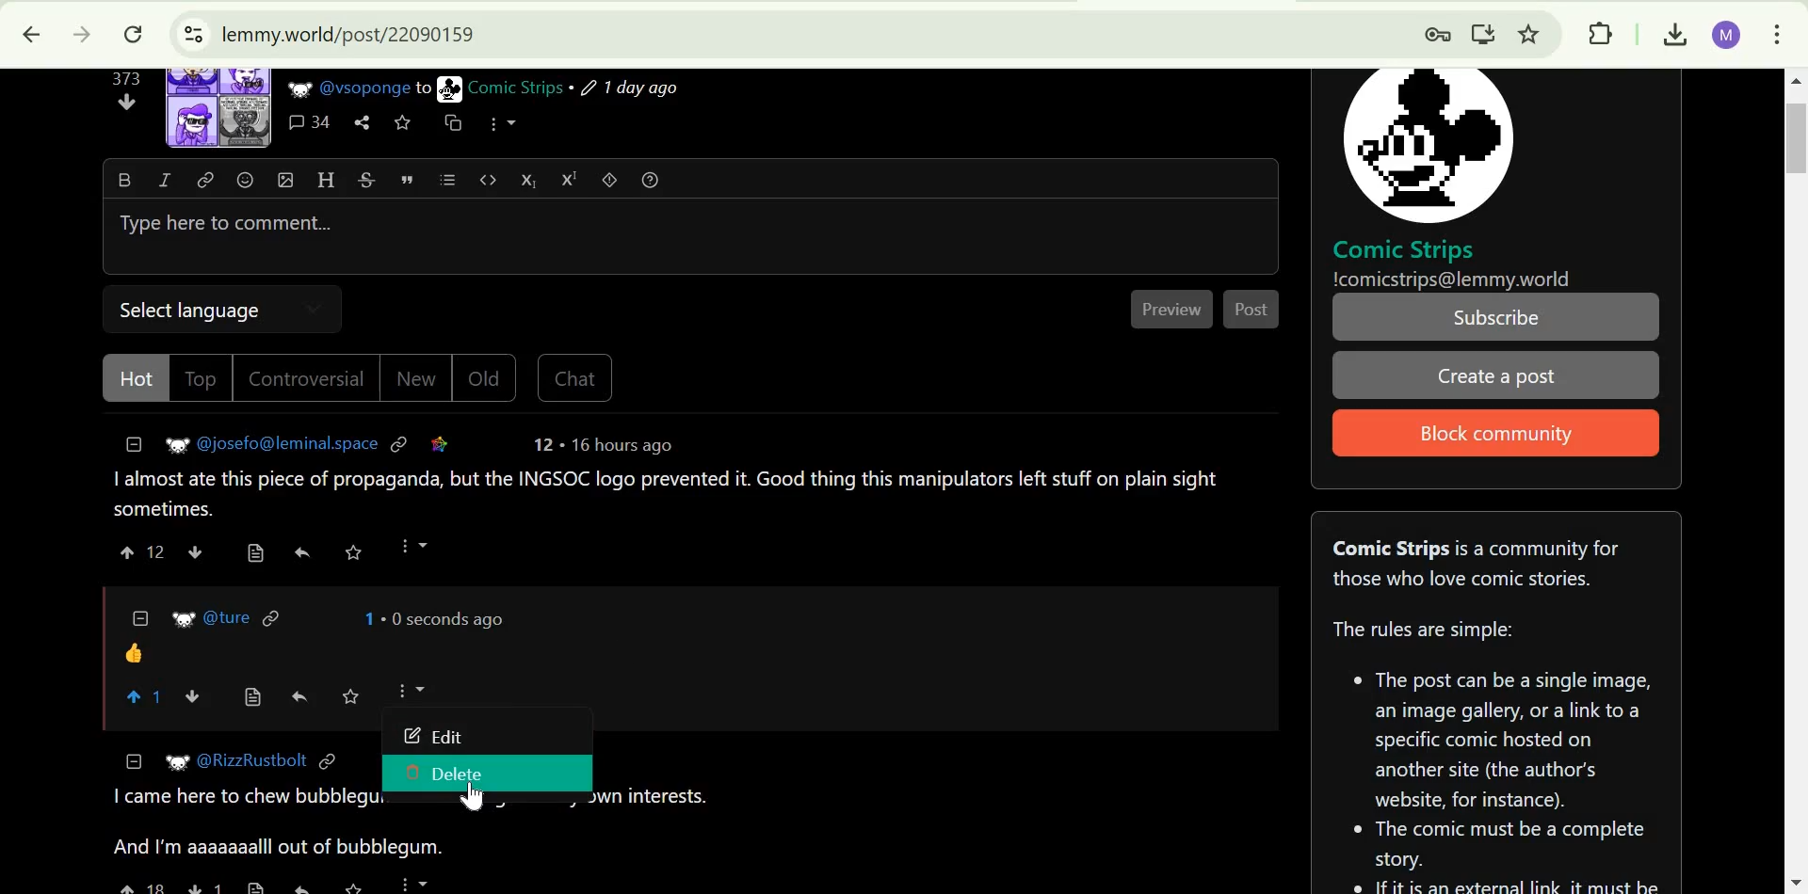  I want to click on Post, so click(1253, 309).